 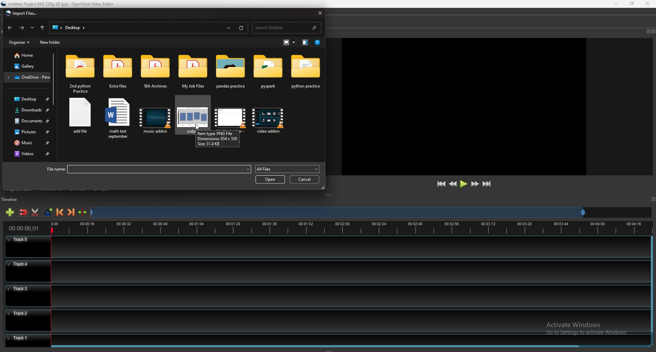 What do you see at coordinates (617, 4) in the screenshot?
I see `minimize` at bounding box center [617, 4].